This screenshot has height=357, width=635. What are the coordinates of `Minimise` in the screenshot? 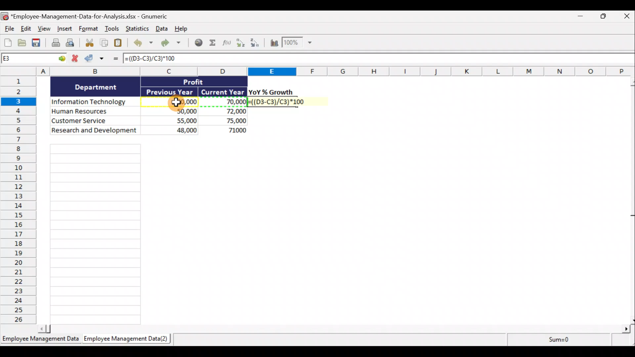 It's located at (579, 18).